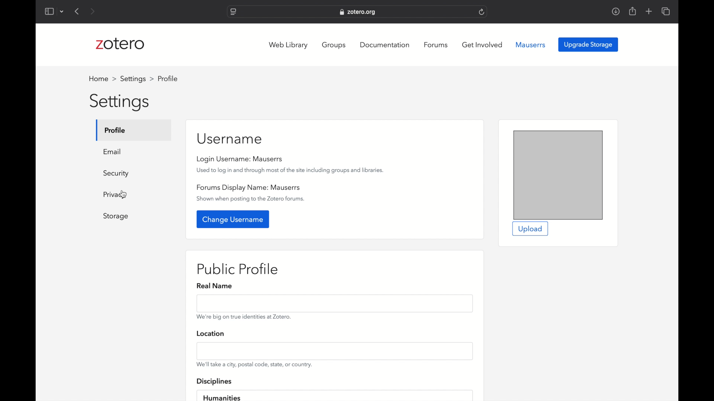  What do you see at coordinates (588, 45) in the screenshot?
I see `upgrade  storage` at bounding box center [588, 45].